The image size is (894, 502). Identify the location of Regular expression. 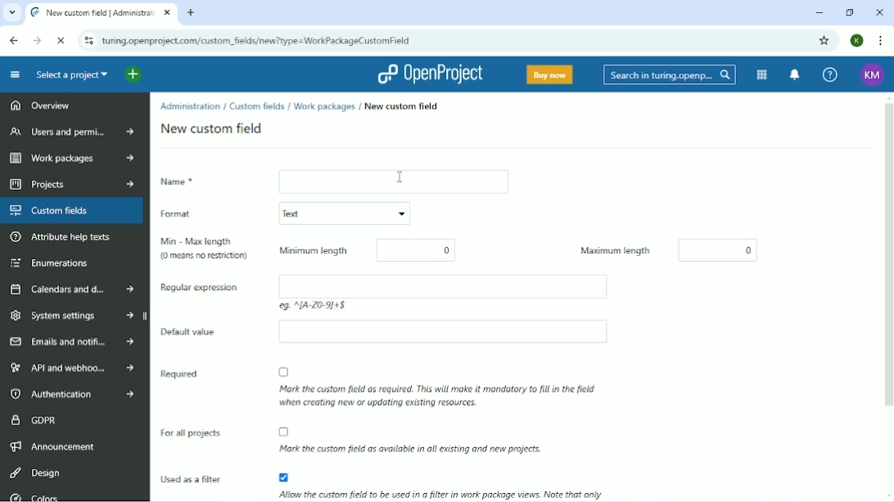
(207, 295).